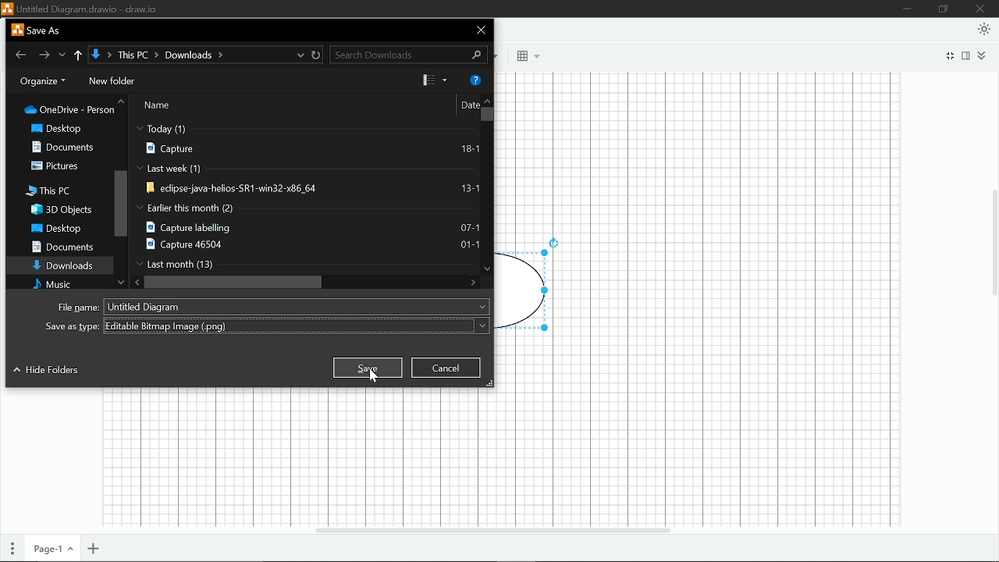  What do you see at coordinates (909, 9) in the screenshot?
I see `minimize` at bounding box center [909, 9].